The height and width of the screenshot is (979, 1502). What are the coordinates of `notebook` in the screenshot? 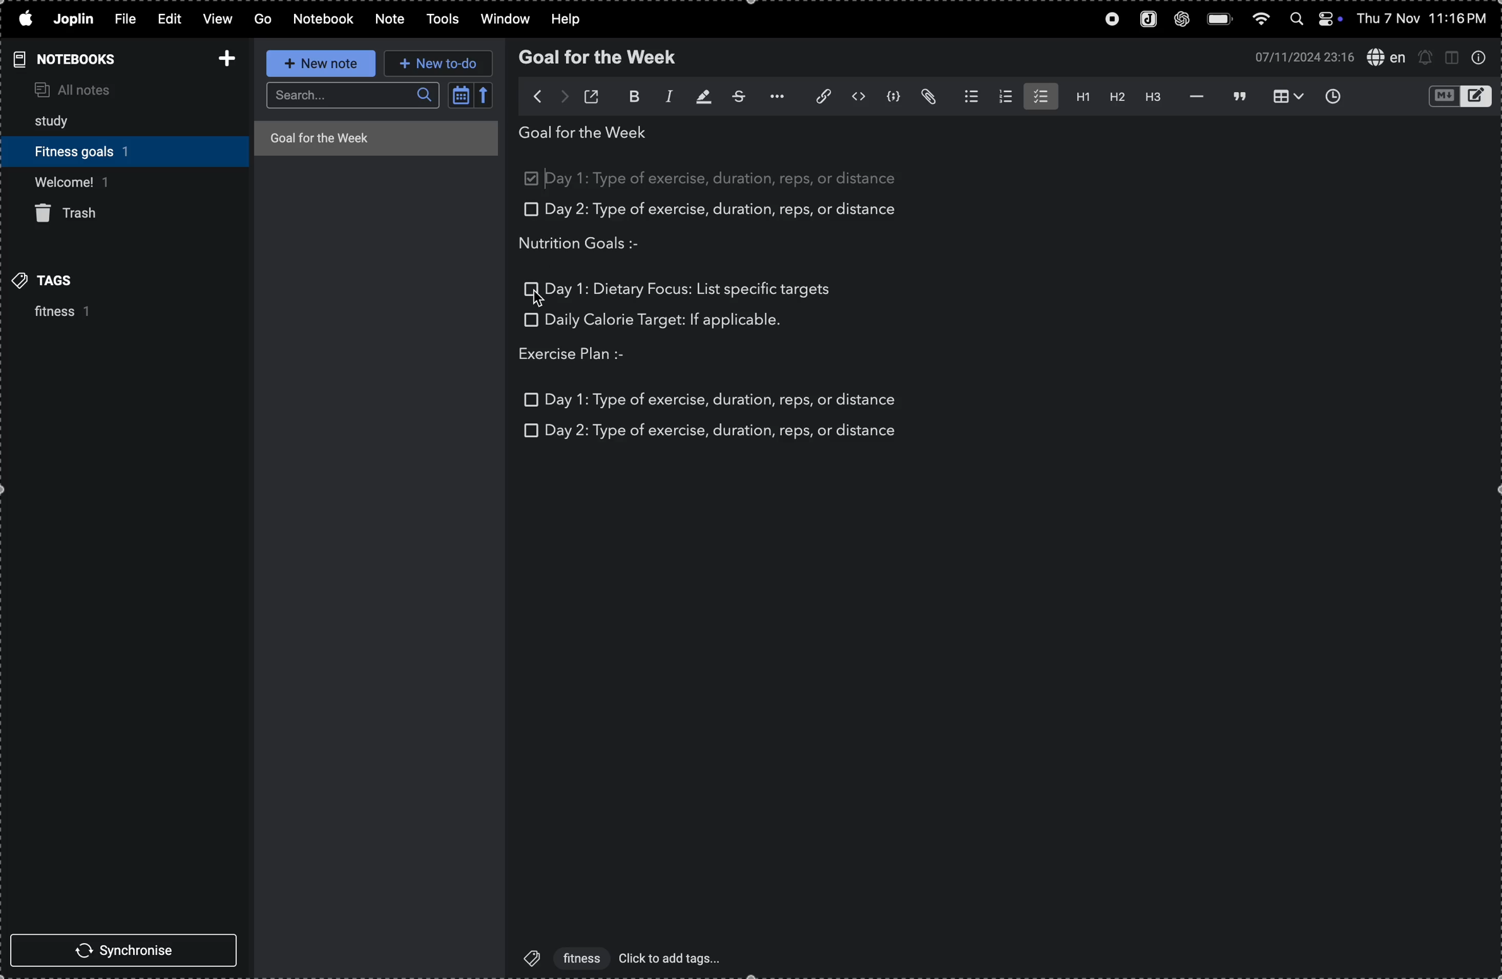 It's located at (324, 19).